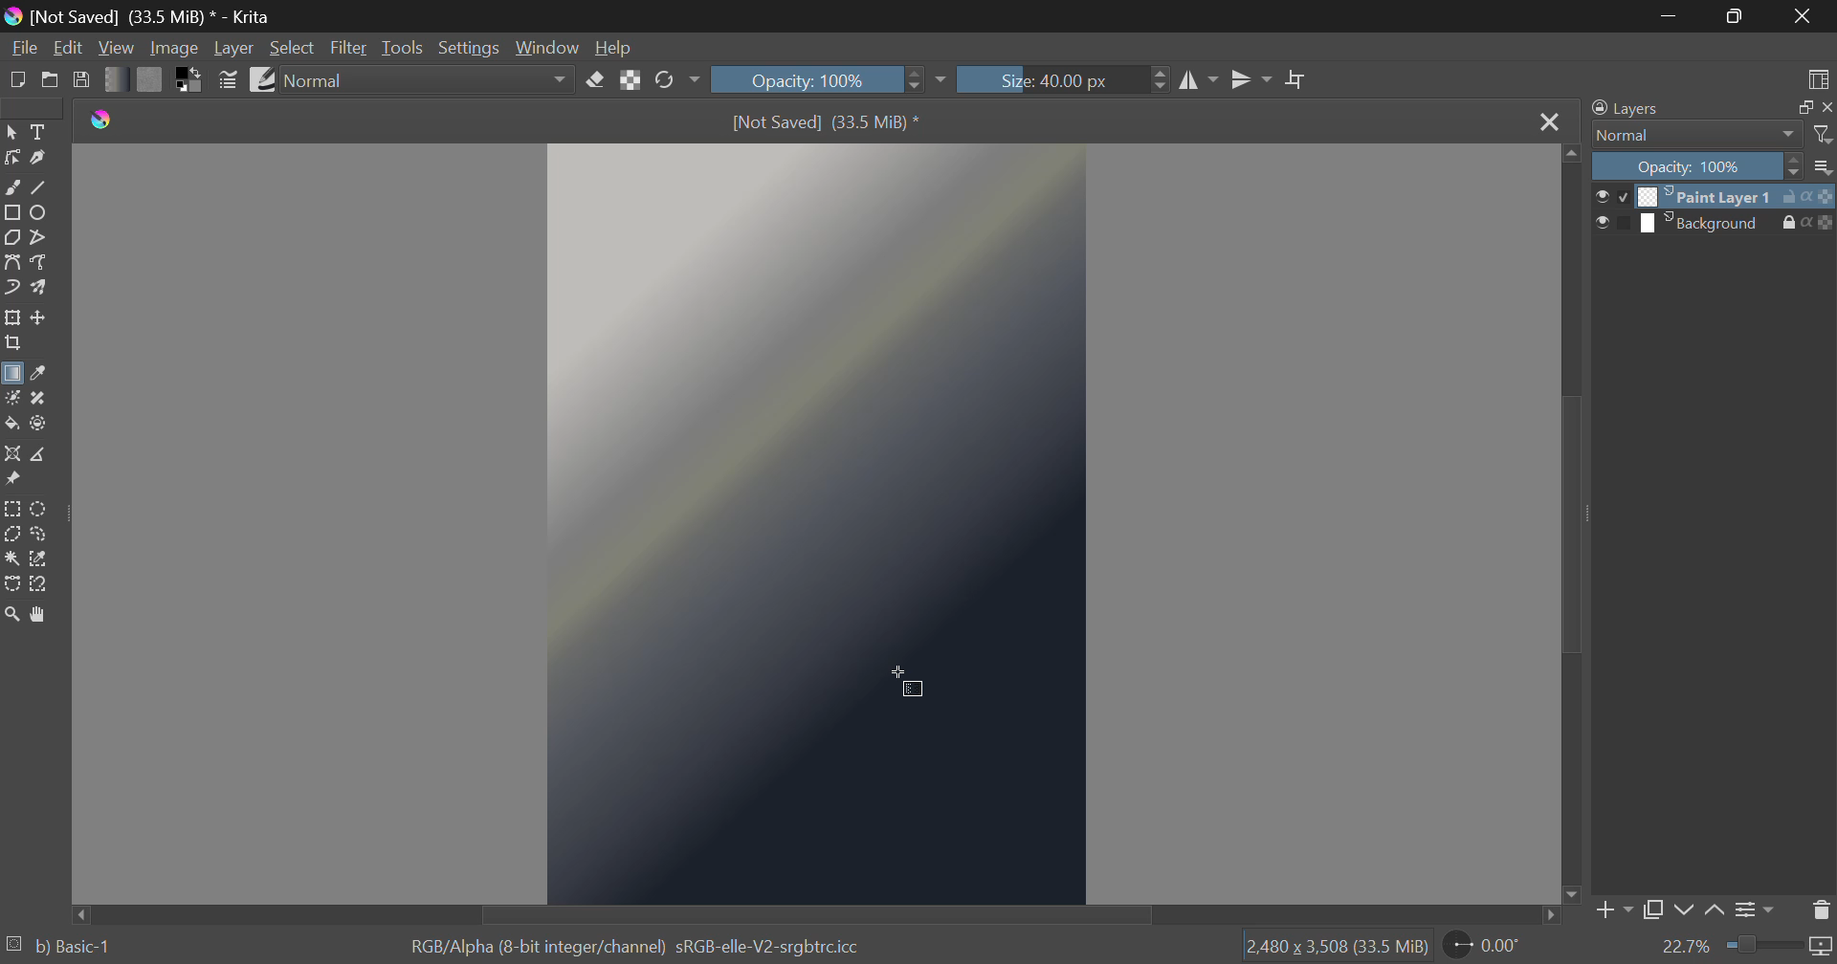 The width and height of the screenshot is (1837, 964). Describe the element at coordinates (1752, 909) in the screenshot. I see `Layer Settings` at that location.